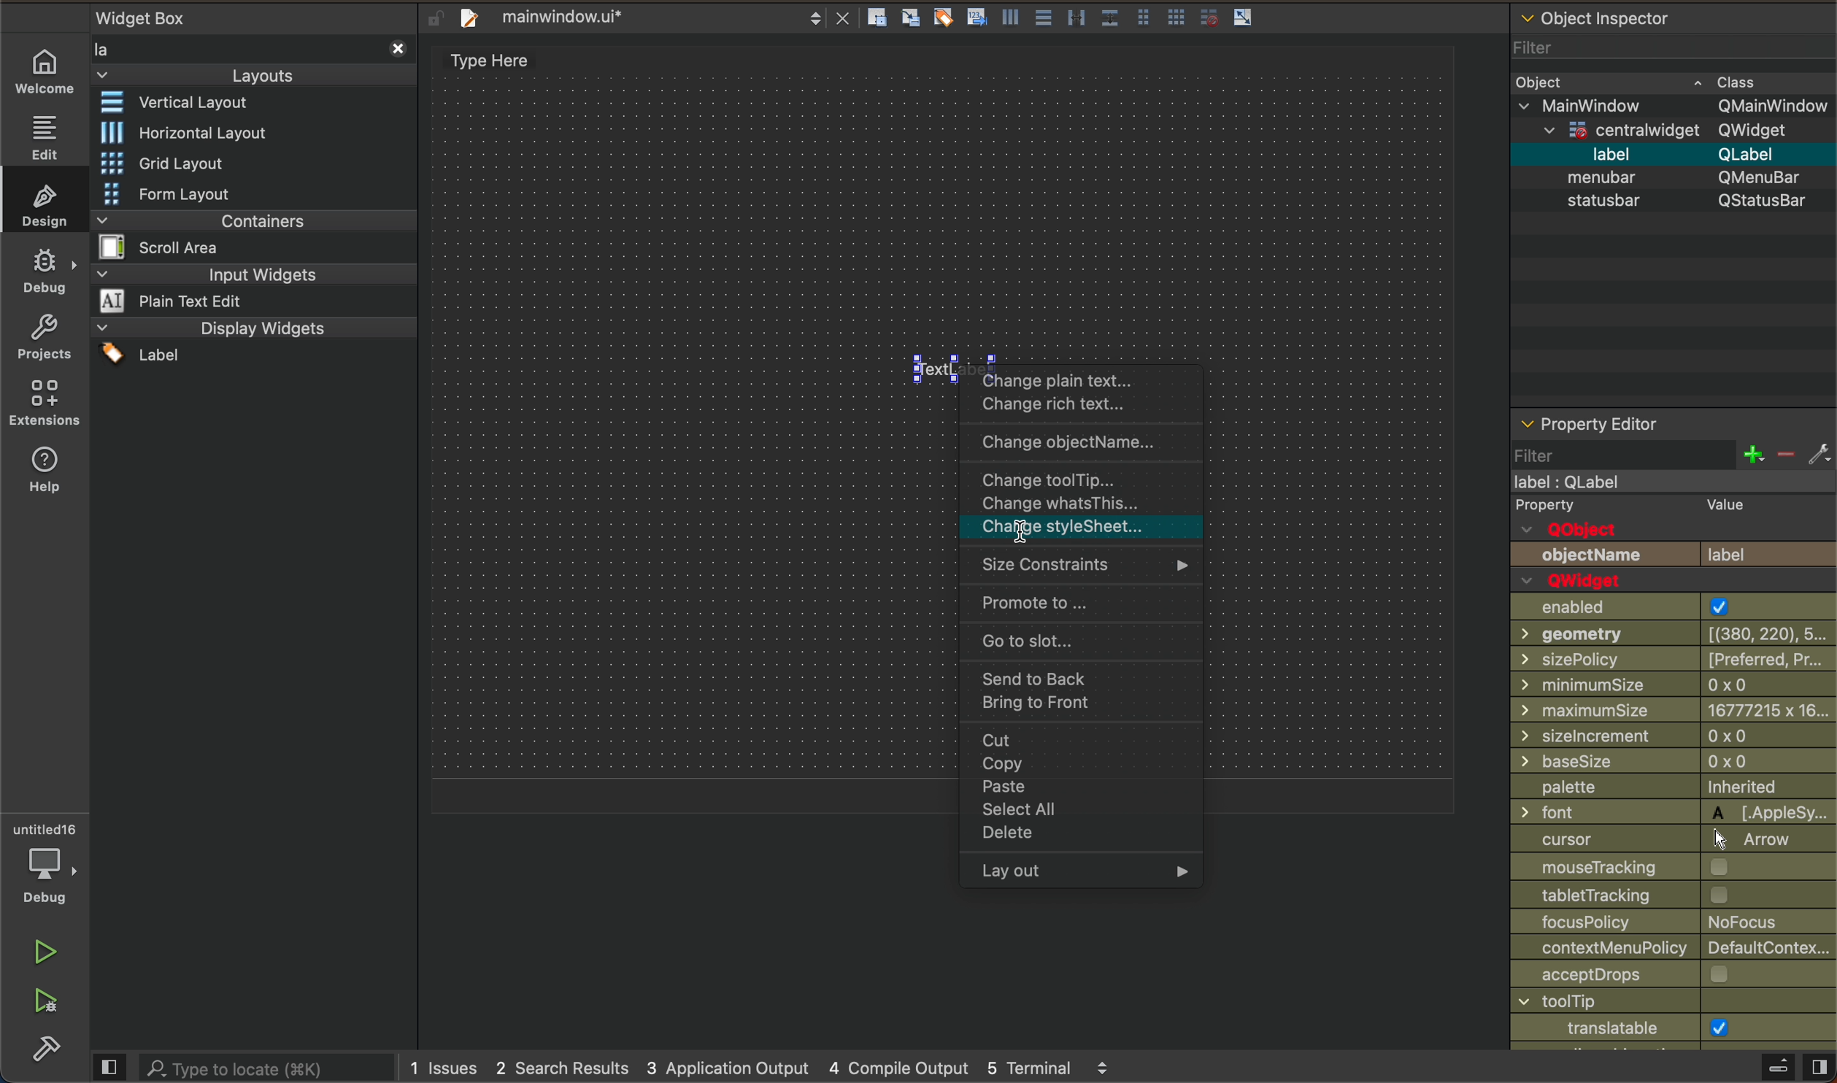  Describe the element at coordinates (1681, 176) in the screenshot. I see `menbar` at that location.